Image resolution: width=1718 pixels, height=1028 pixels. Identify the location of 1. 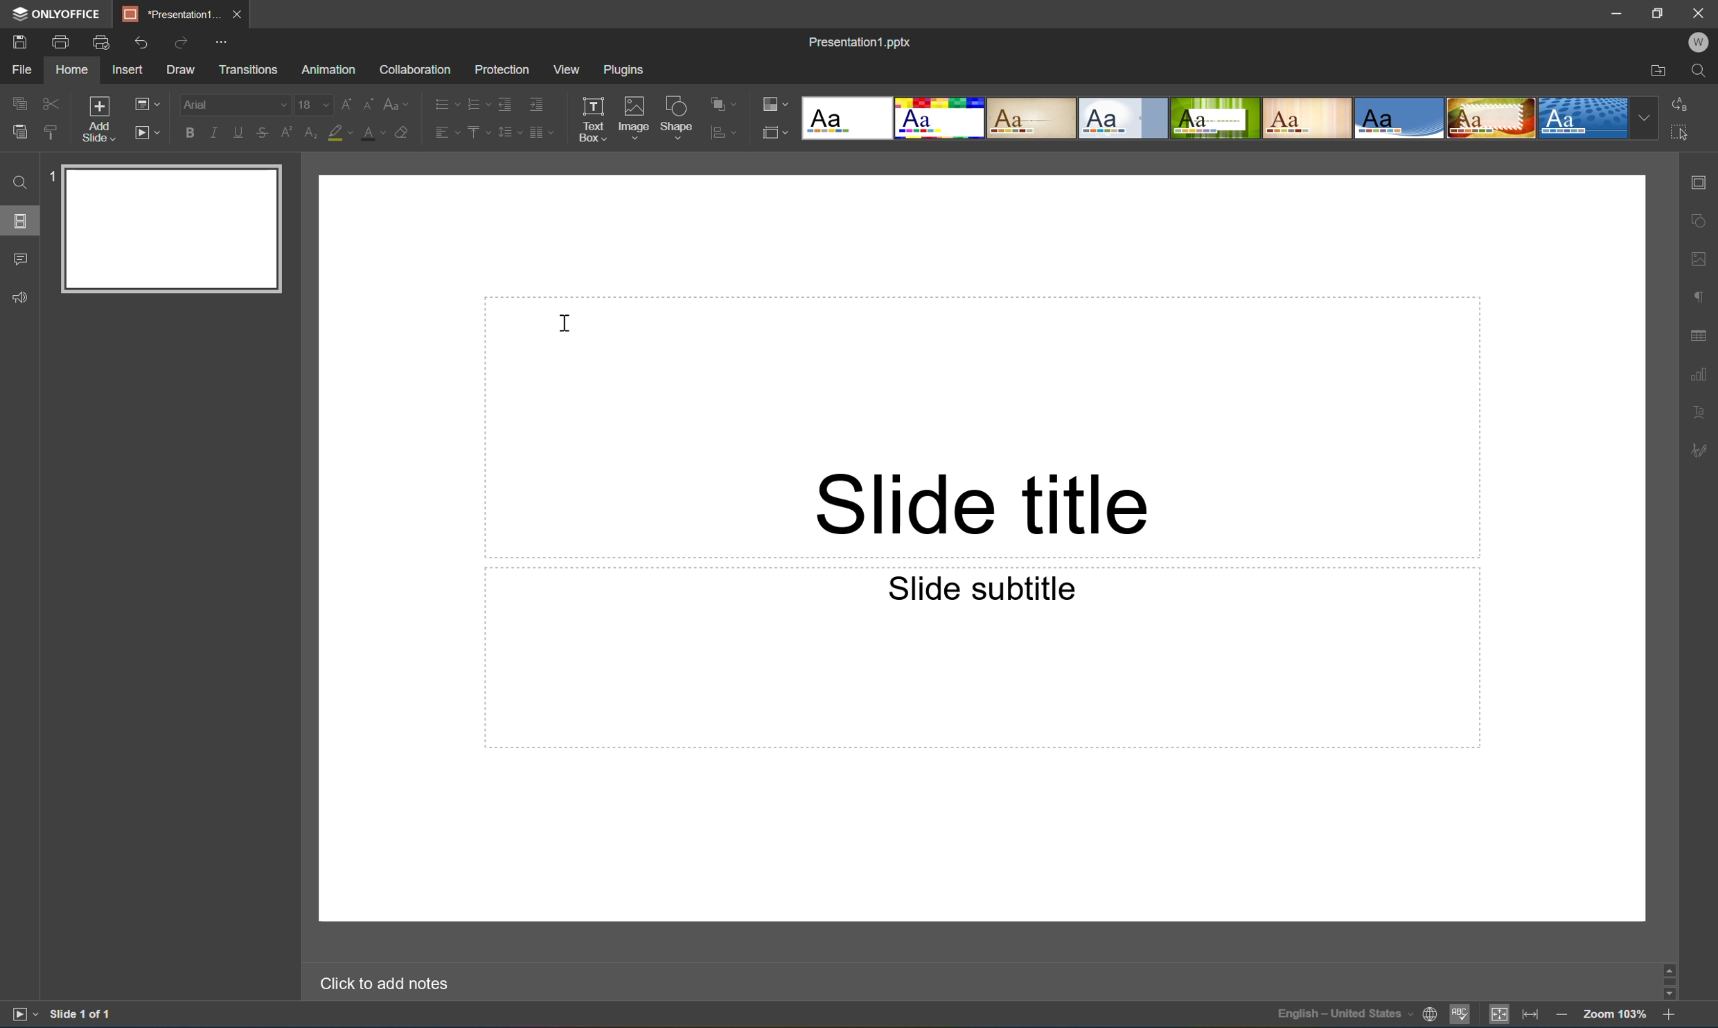
(51, 179).